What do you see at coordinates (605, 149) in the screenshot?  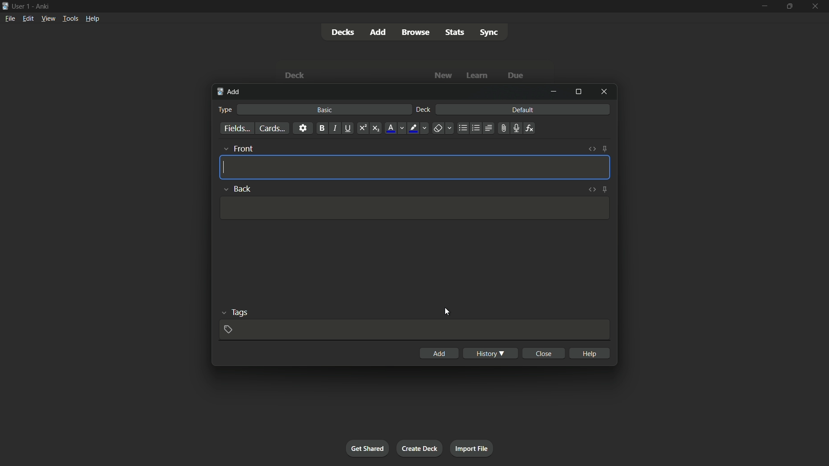 I see `toggle sticky` at bounding box center [605, 149].